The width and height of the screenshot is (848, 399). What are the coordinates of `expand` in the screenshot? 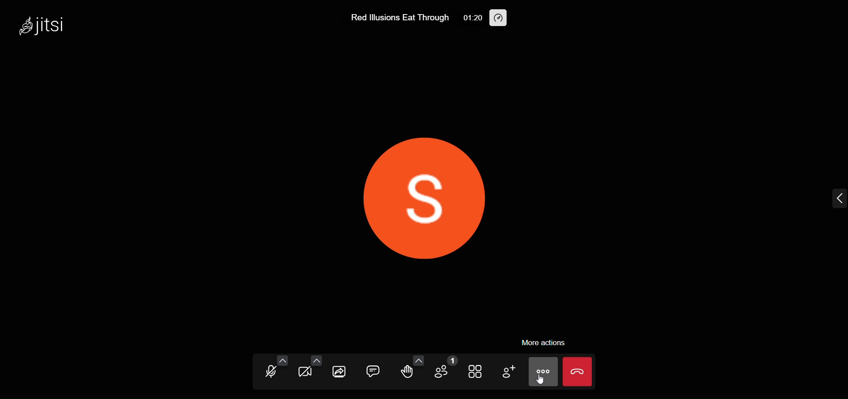 It's located at (836, 200).